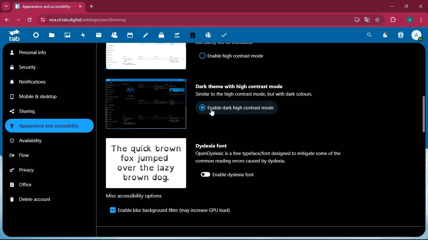 The width and height of the screenshot is (428, 240). What do you see at coordinates (52, 36) in the screenshot?
I see `files` at bounding box center [52, 36].